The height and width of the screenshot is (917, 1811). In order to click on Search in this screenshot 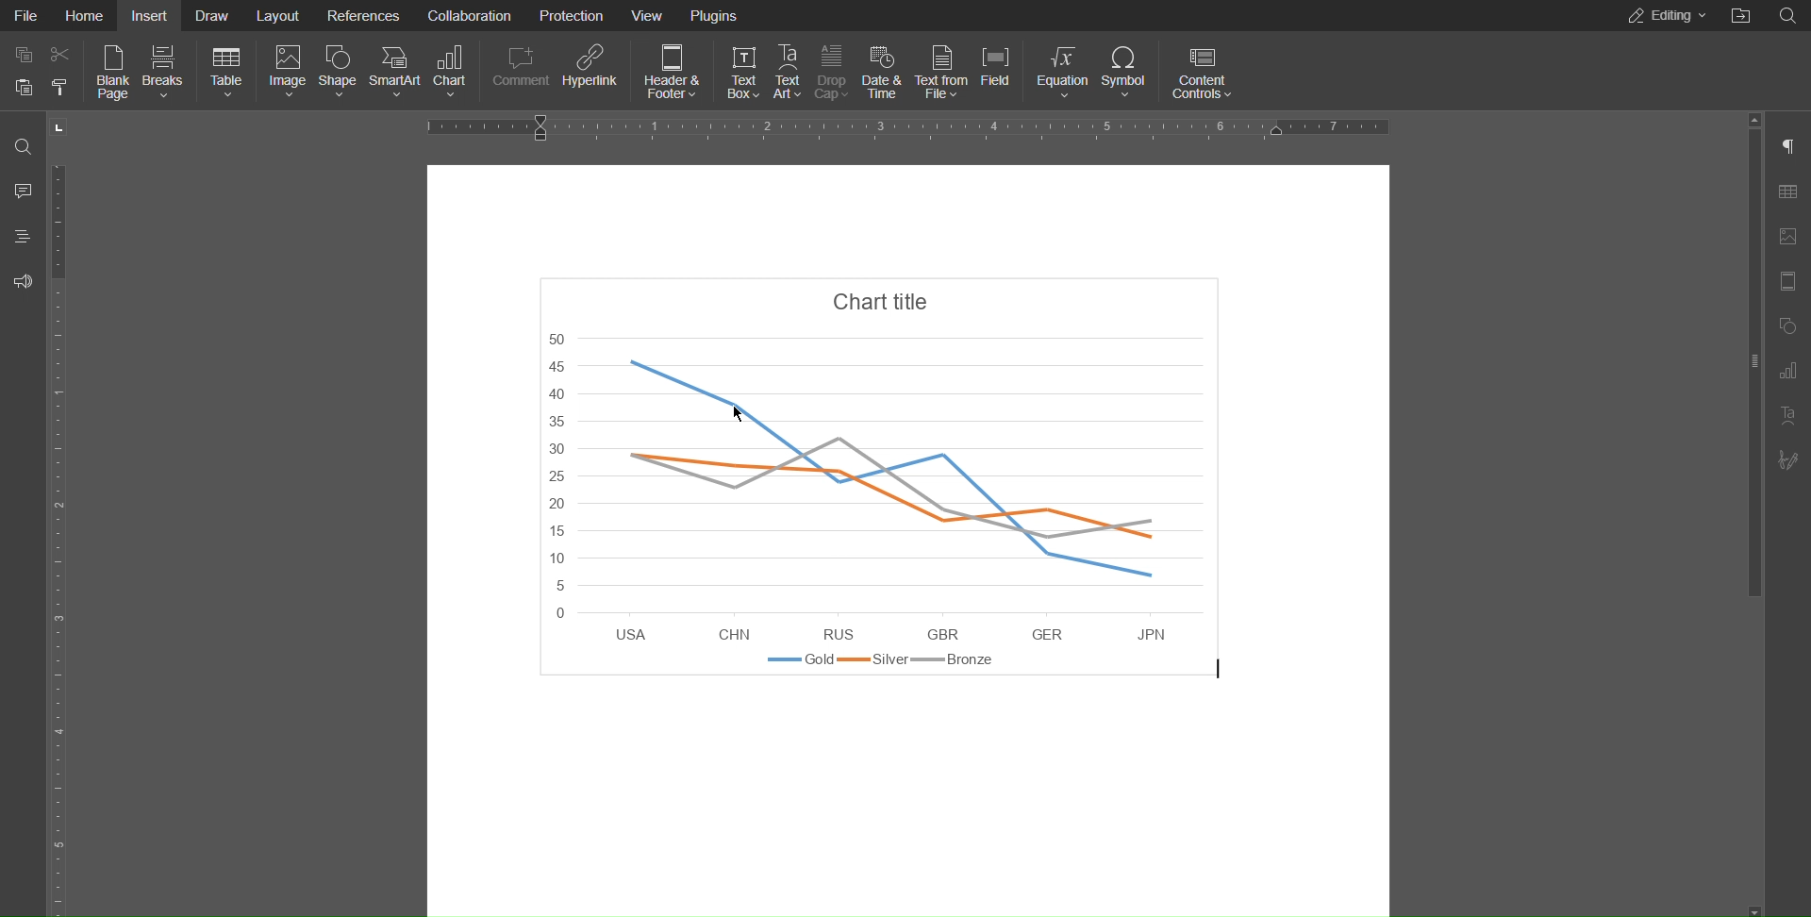, I will do `click(1787, 16)`.